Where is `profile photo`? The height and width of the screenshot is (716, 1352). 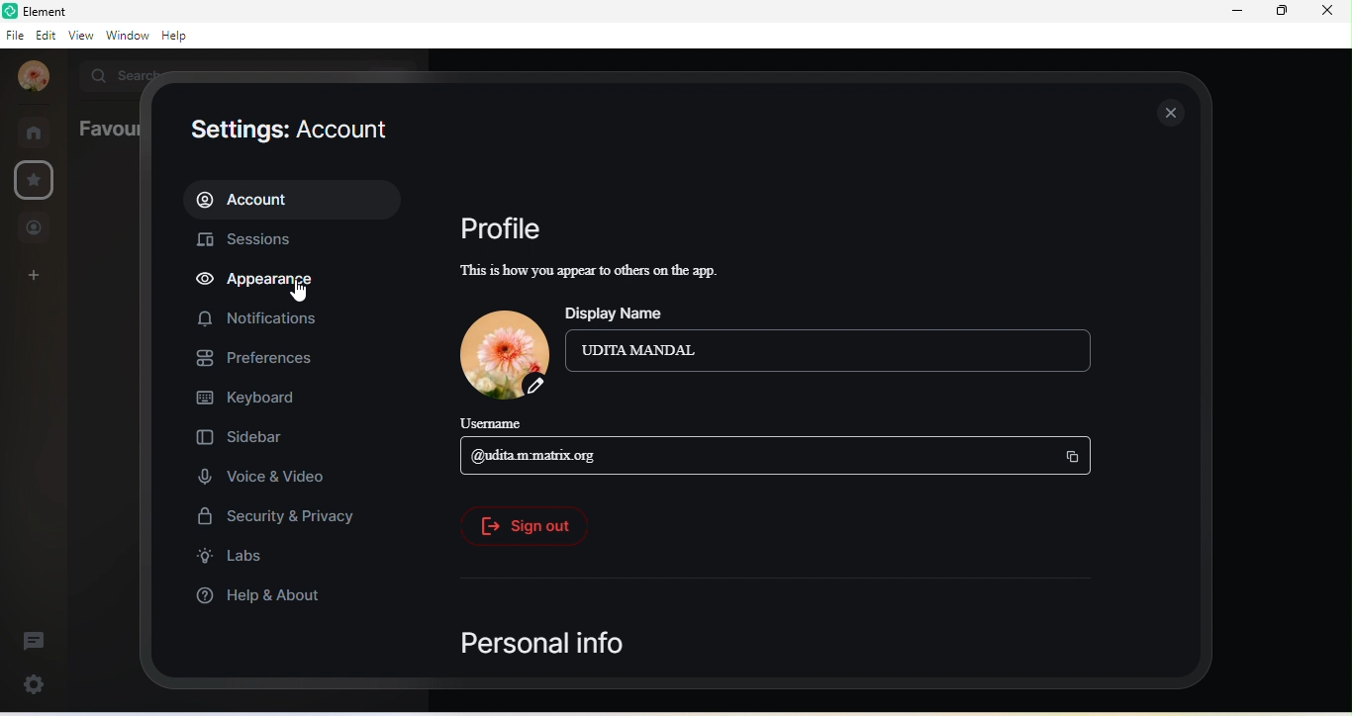 profile photo is located at coordinates (499, 352).